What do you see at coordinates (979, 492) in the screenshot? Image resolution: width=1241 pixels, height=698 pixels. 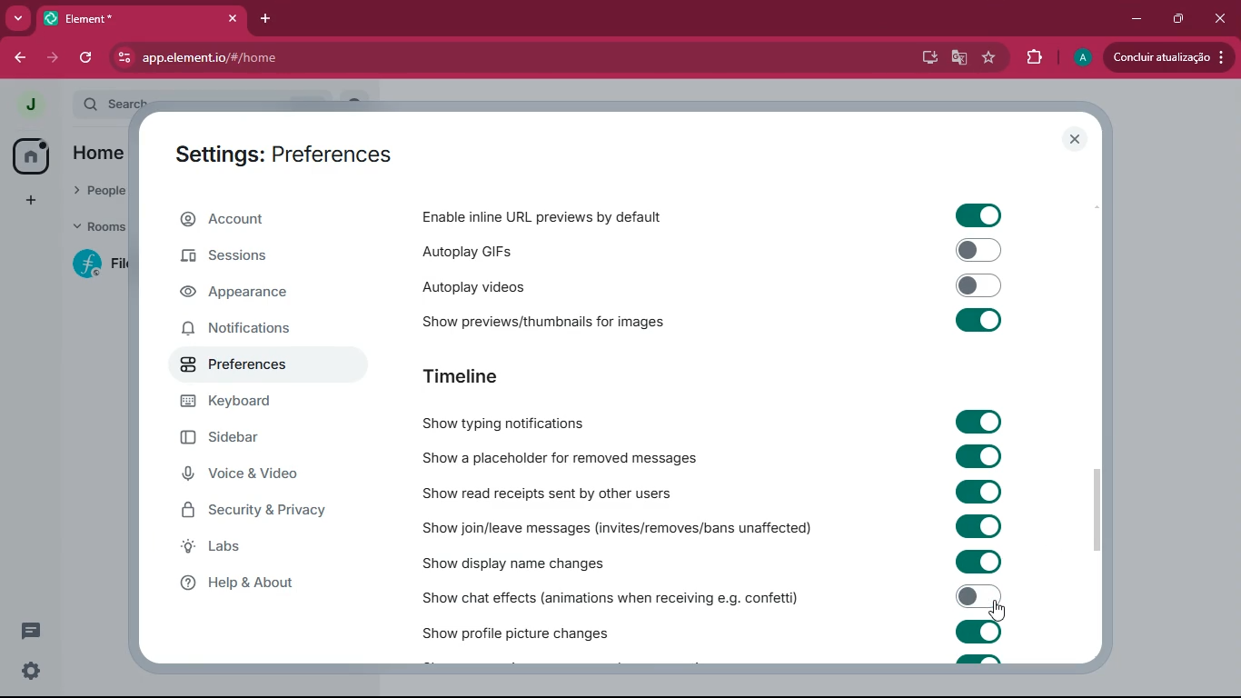 I see `toggle on/off` at bounding box center [979, 492].